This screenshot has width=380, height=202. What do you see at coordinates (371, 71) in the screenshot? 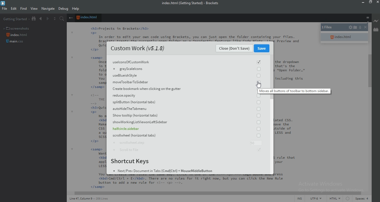
I see `scroll bar` at bounding box center [371, 71].